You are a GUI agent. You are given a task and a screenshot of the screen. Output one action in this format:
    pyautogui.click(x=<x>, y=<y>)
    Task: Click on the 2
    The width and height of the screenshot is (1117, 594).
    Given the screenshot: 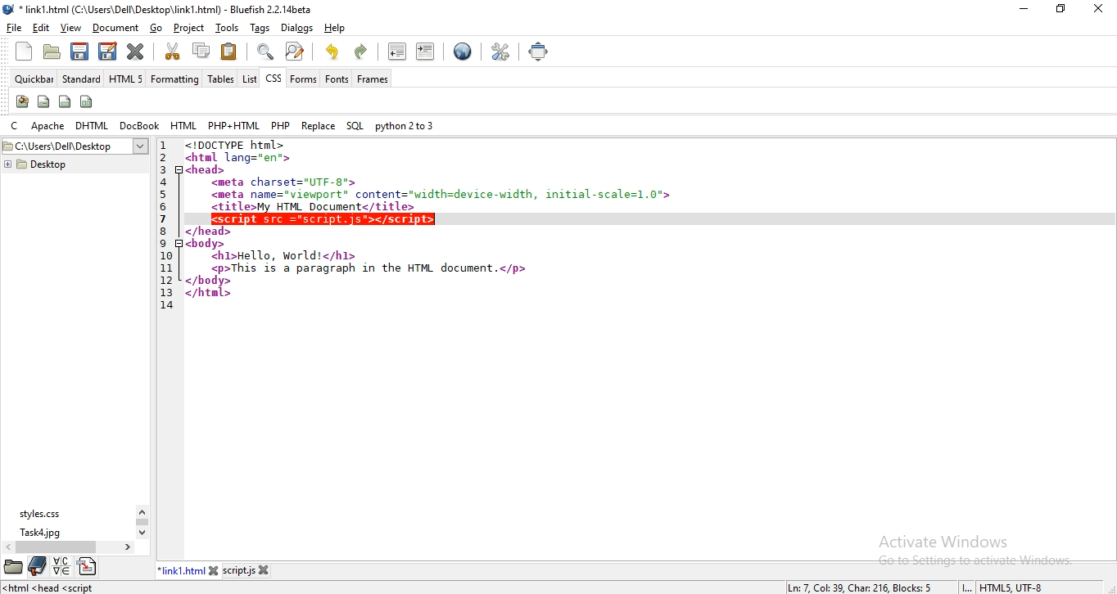 What is the action you would take?
    pyautogui.click(x=163, y=158)
    